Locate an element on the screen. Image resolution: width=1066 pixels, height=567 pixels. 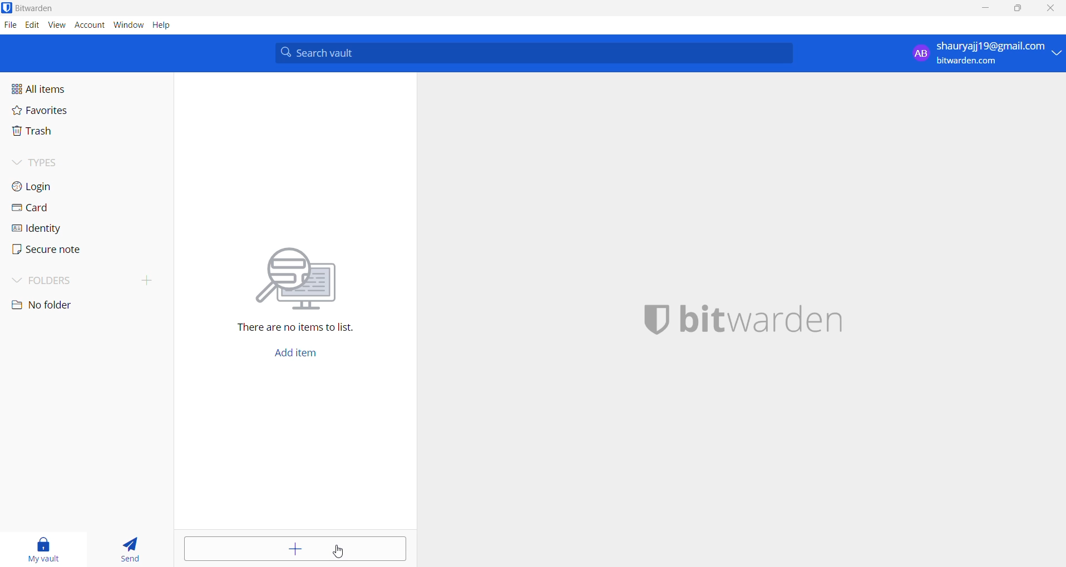
types is located at coordinates (53, 162).